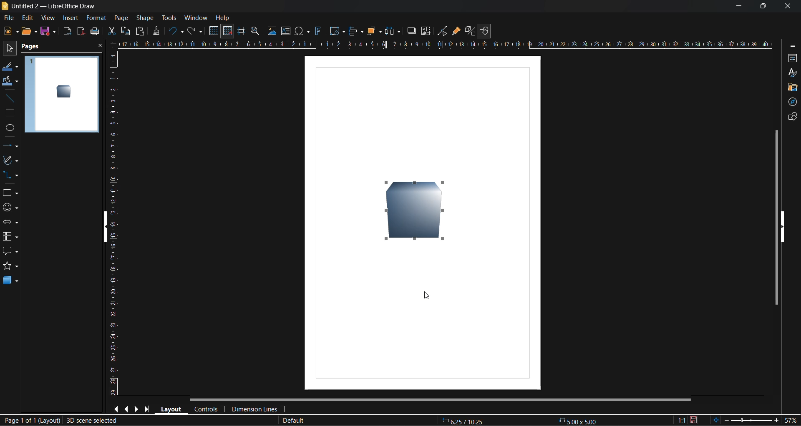  What do you see at coordinates (109, 227) in the screenshot?
I see `hide` at bounding box center [109, 227].